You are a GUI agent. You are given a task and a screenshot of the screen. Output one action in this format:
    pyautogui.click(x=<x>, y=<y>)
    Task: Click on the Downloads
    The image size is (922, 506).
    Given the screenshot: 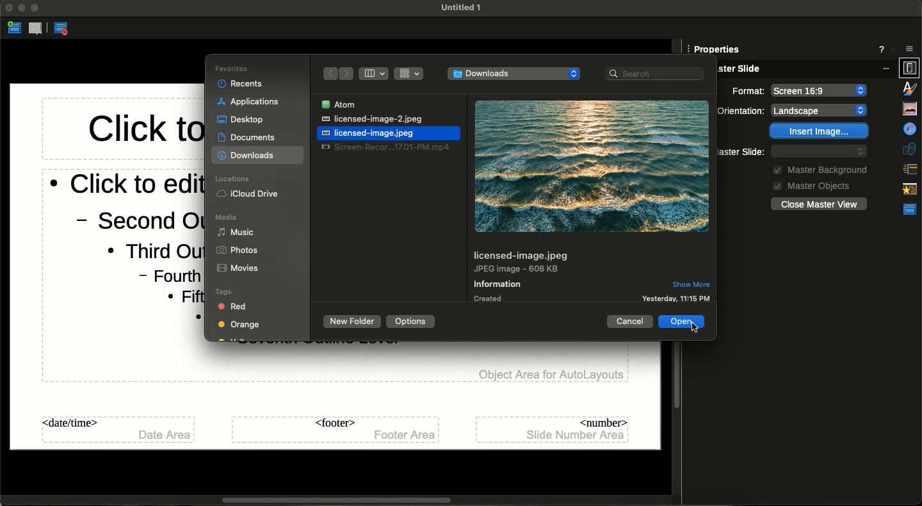 What is the action you would take?
    pyautogui.click(x=246, y=157)
    